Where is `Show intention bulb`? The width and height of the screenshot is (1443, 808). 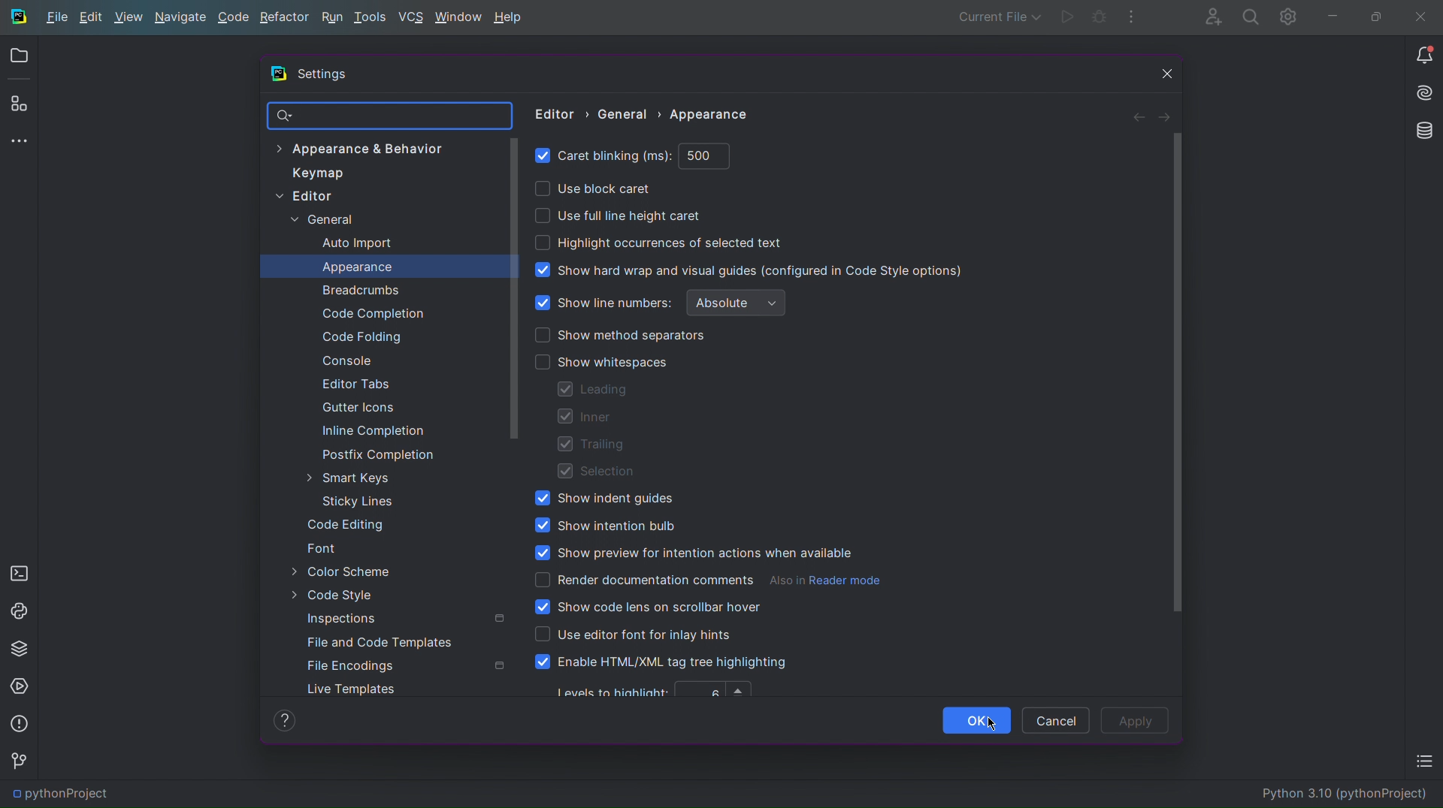
Show intention bulb is located at coordinates (606, 524).